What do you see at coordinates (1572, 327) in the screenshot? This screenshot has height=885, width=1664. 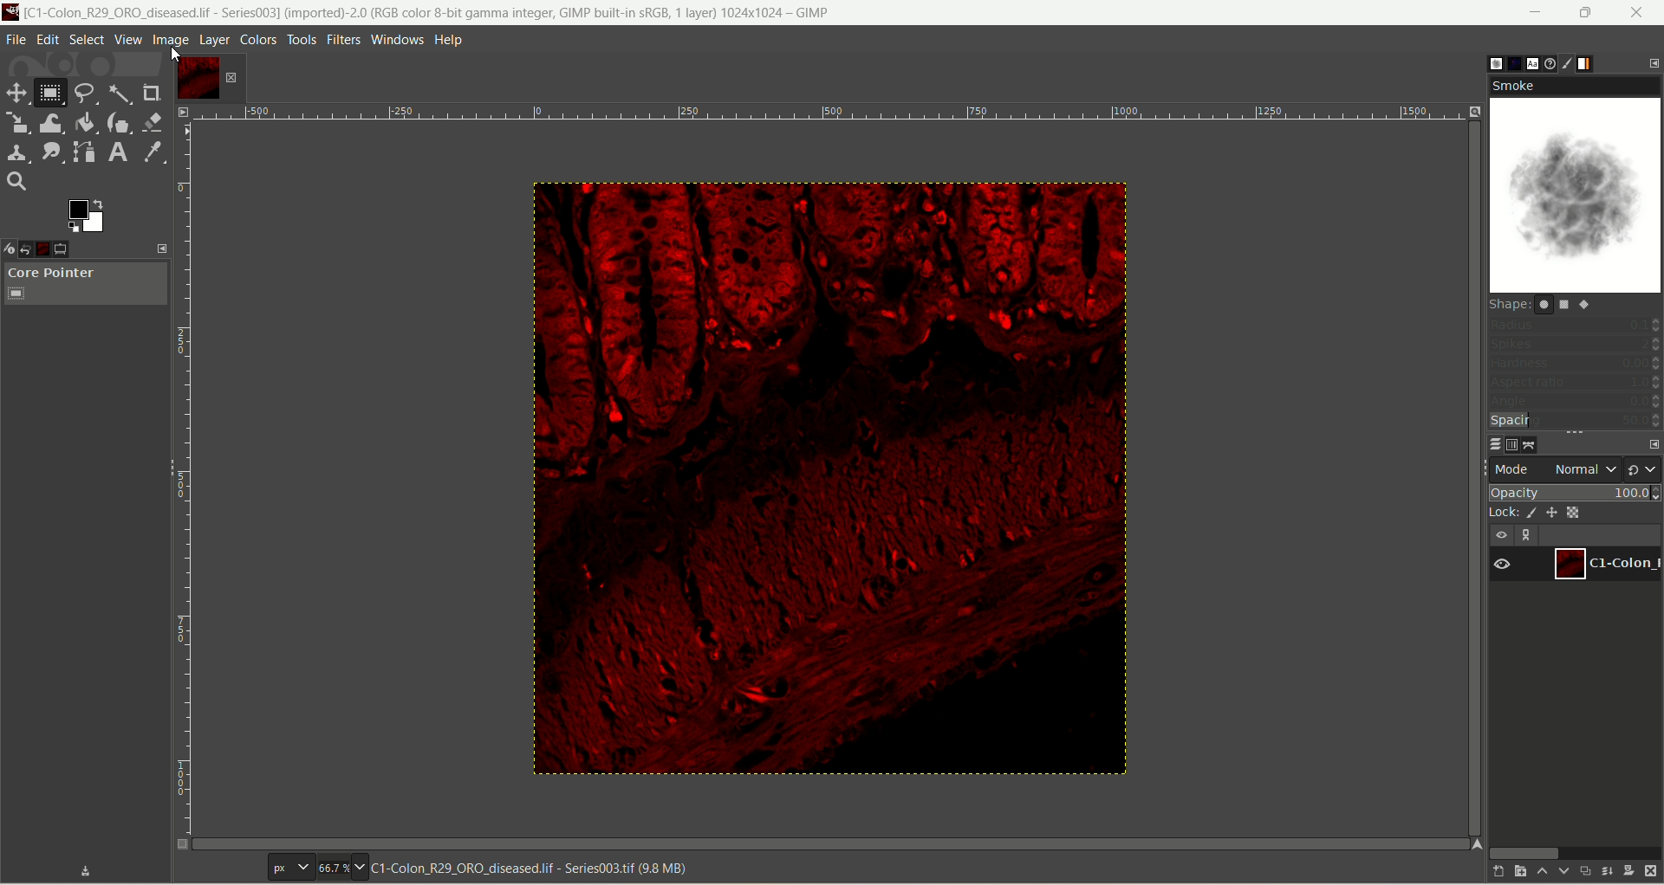 I see `radius` at bounding box center [1572, 327].